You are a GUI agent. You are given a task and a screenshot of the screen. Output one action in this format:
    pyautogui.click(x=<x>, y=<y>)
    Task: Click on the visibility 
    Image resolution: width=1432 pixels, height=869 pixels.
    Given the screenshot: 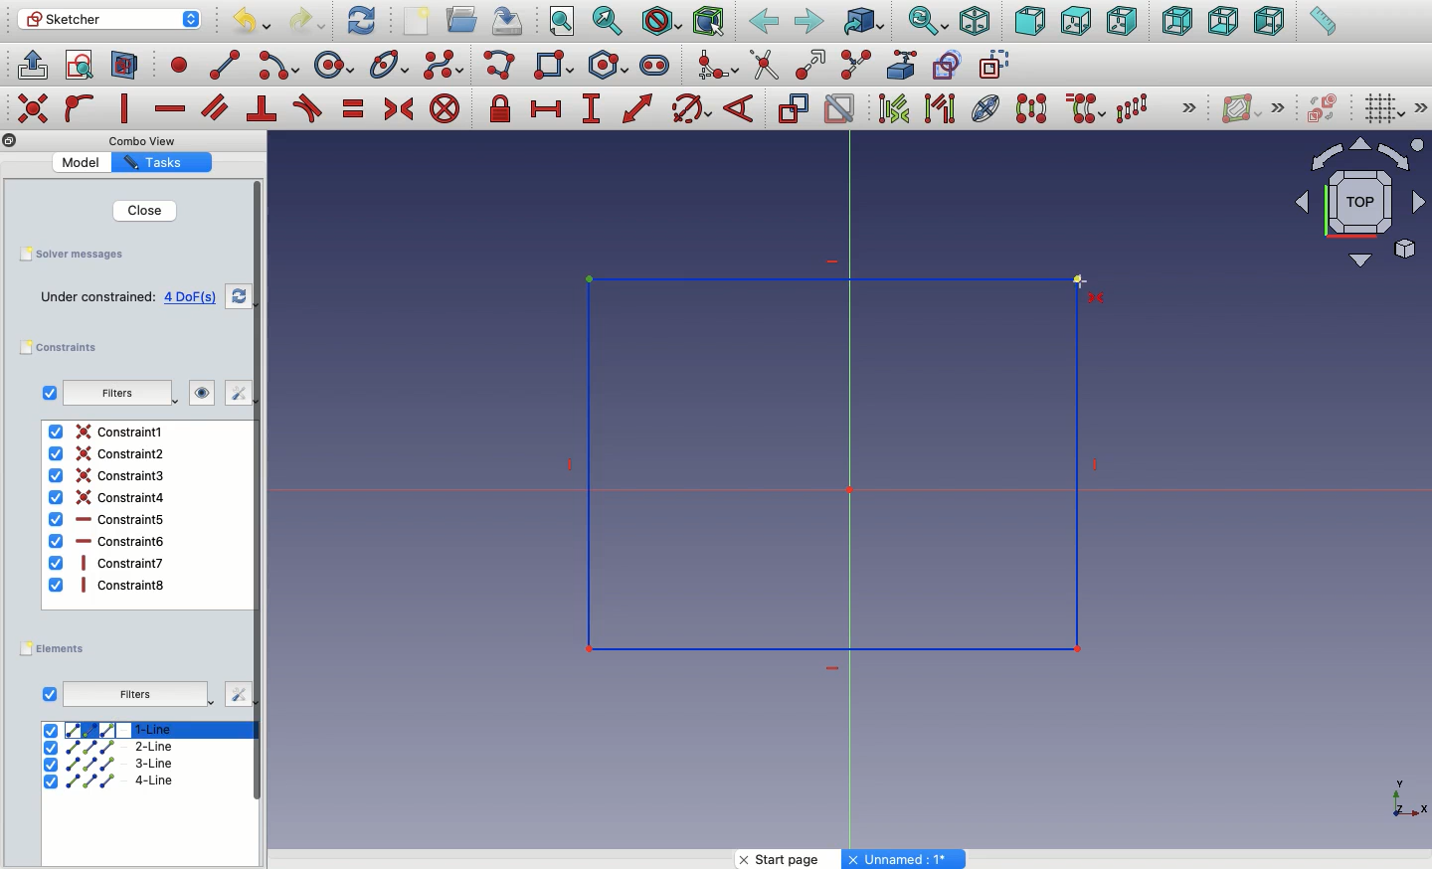 What is the action you would take?
    pyautogui.click(x=198, y=393)
    